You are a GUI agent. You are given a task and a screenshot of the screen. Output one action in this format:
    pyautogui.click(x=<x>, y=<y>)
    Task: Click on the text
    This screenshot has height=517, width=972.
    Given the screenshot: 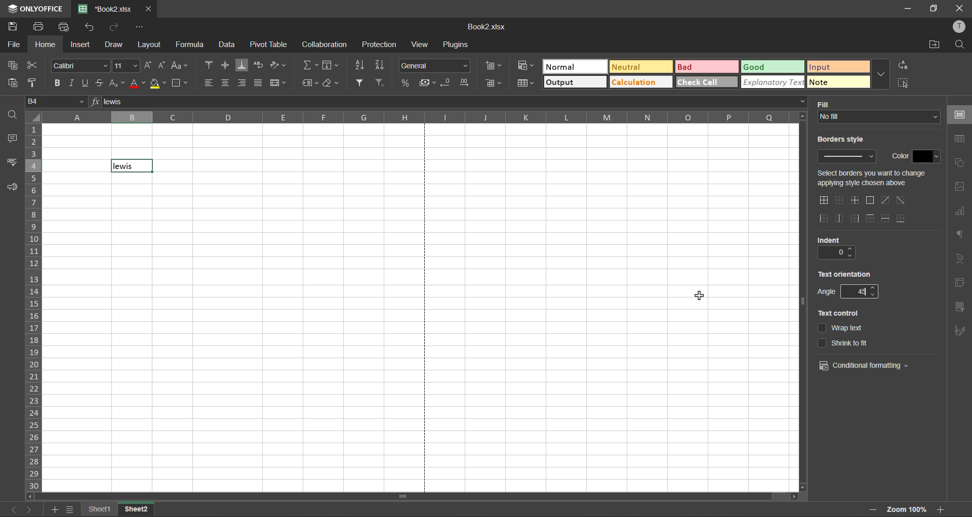 What is the action you would take?
    pyautogui.click(x=963, y=260)
    